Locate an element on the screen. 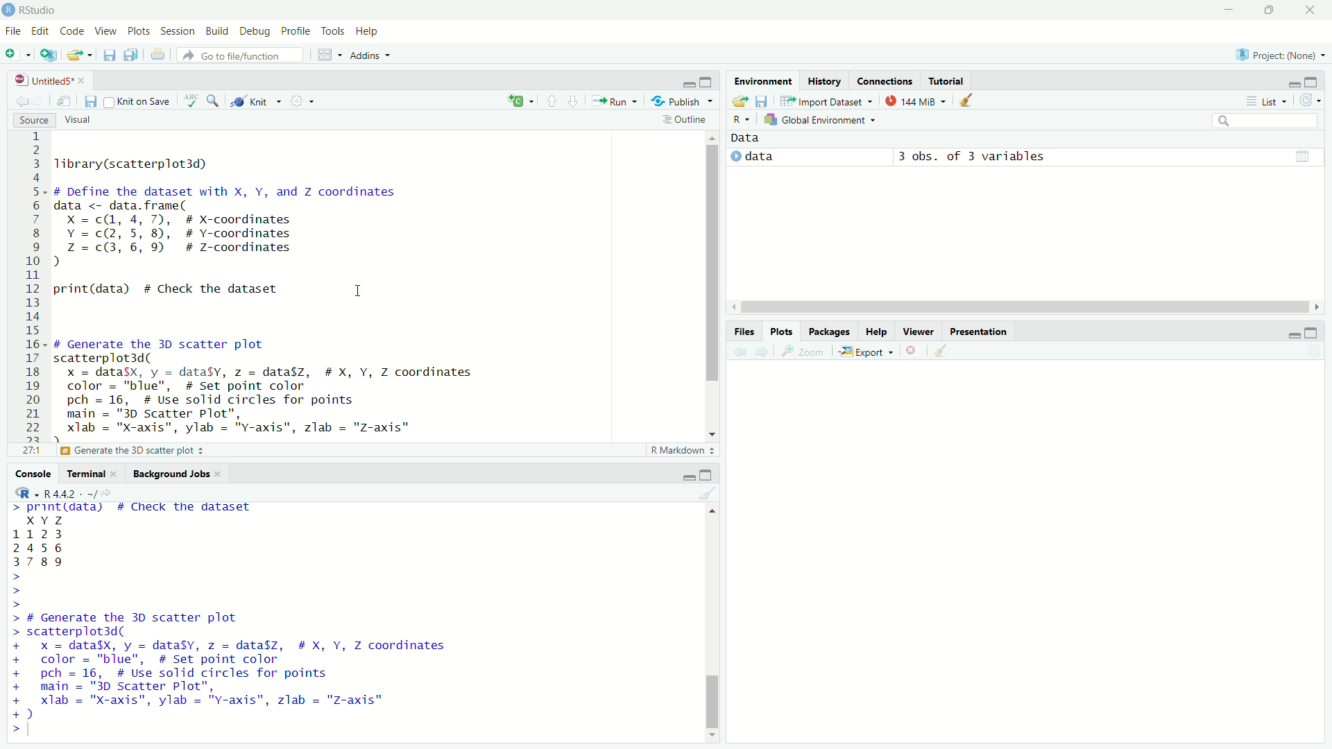  data table is located at coordinates (1304, 157).